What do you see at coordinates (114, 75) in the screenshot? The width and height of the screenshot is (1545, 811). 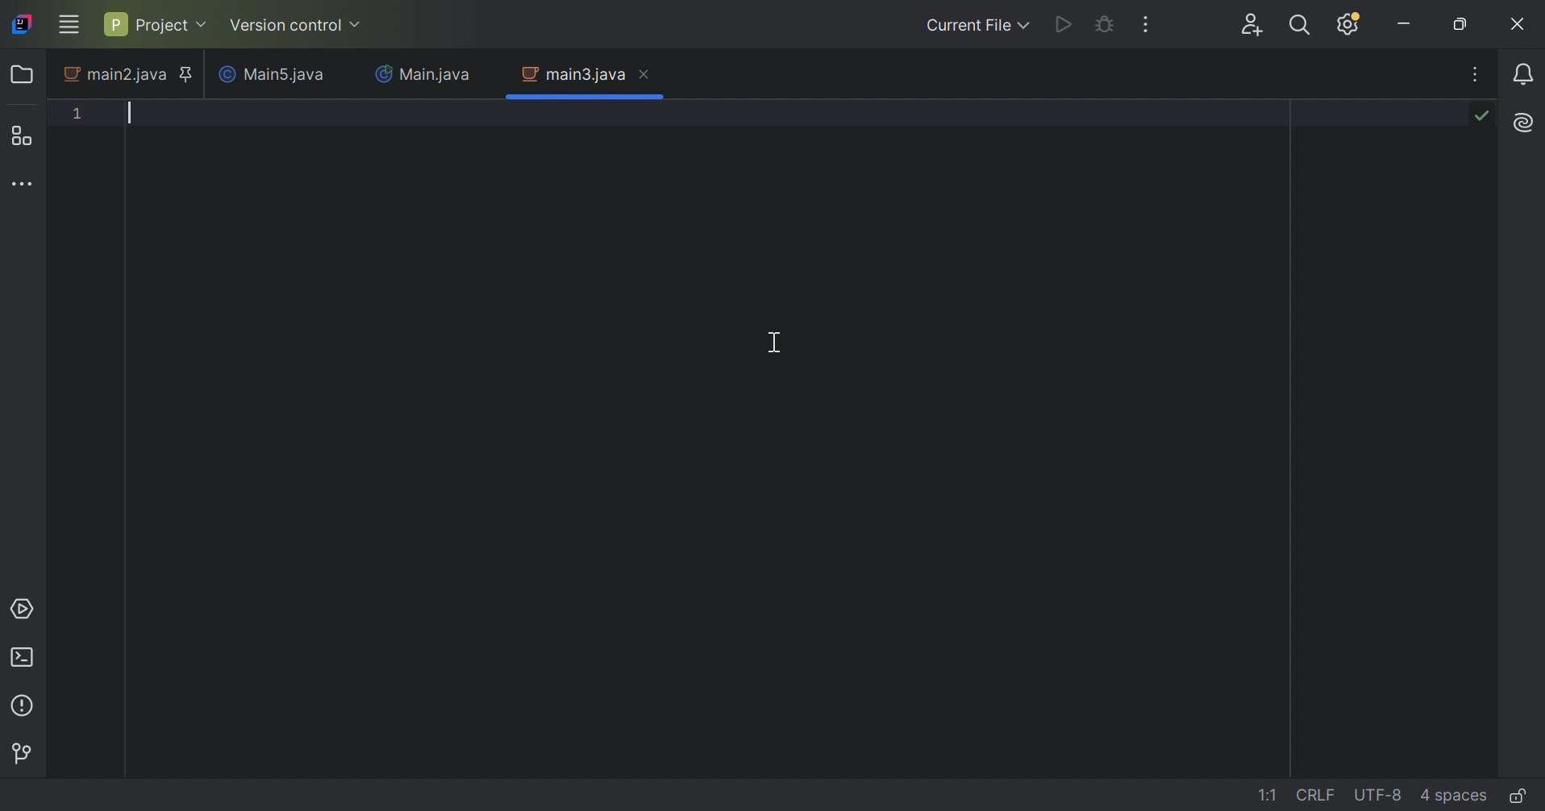 I see `main2.java` at bounding box center [114, 75].